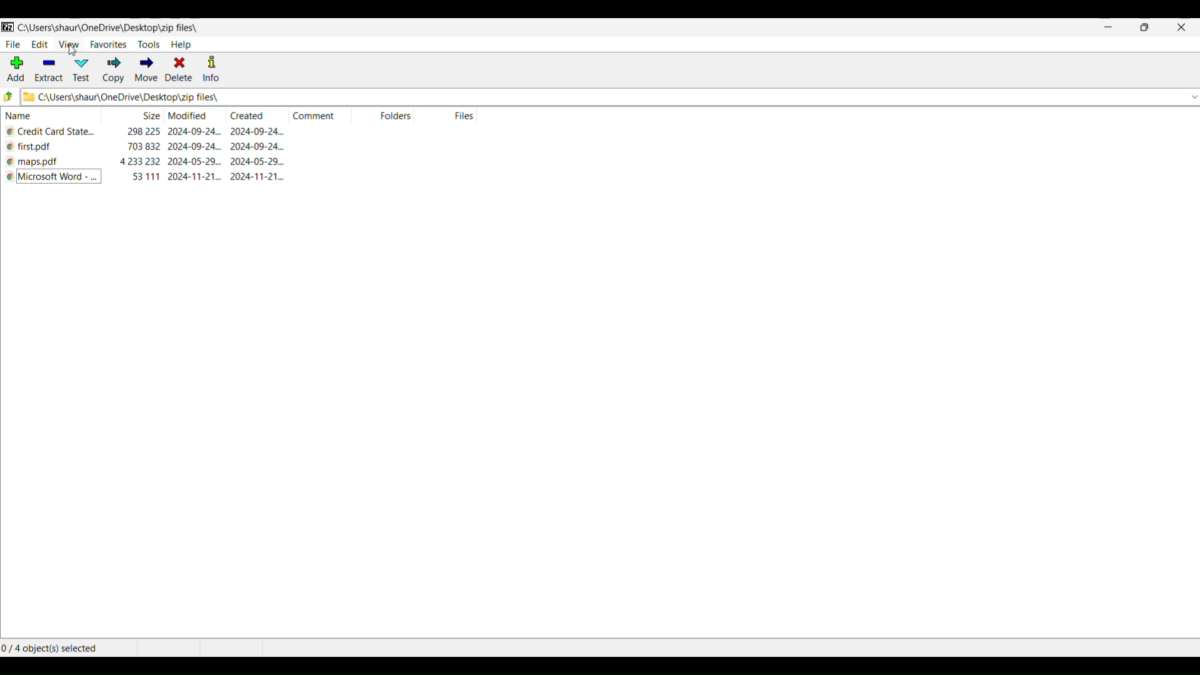  I want to click on creation date, so click(264, 162).